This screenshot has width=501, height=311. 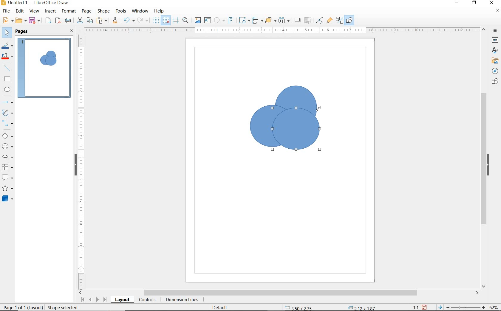 What do you see at coordinates (93, 299) in the screenshot?
I see `SCROLL NEXT` at bounding box center [93, 299].